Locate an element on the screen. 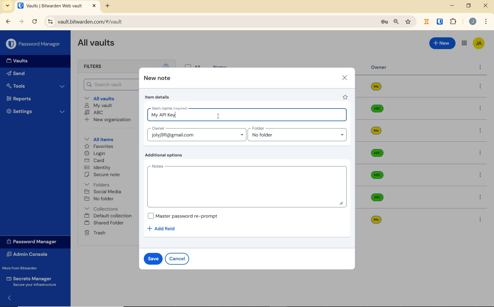  more options is located at coordinates (480, 109).